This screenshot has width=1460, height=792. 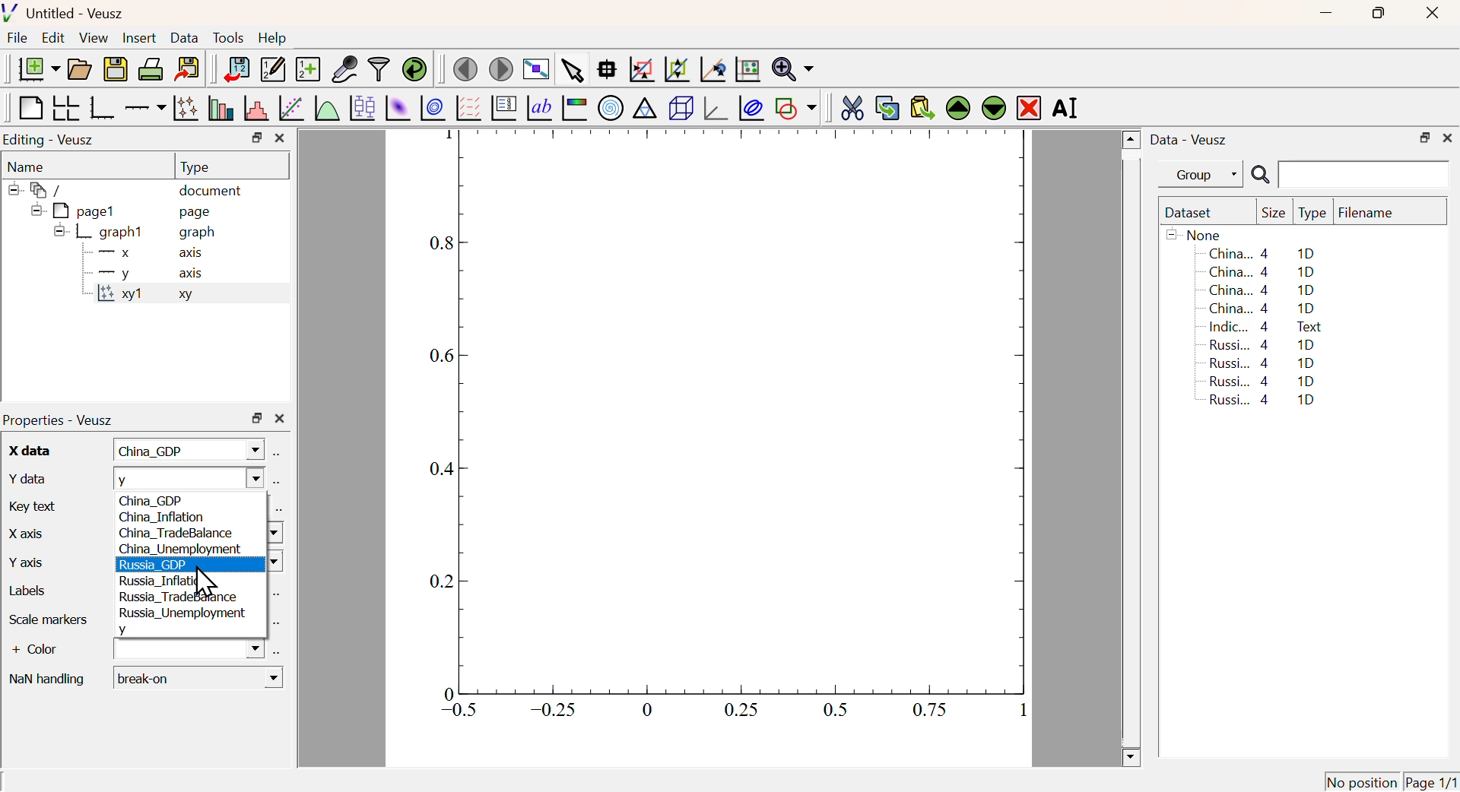 What do you see at coordinates (1265, 344) in the screenshot?
I see `Russi... 4 1D` at bounding box center [1265, 344].